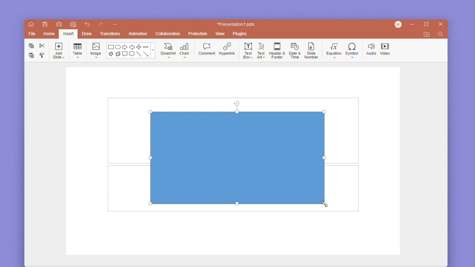 The image size is (475, 267). I want to click on chat, so click(186, 50).